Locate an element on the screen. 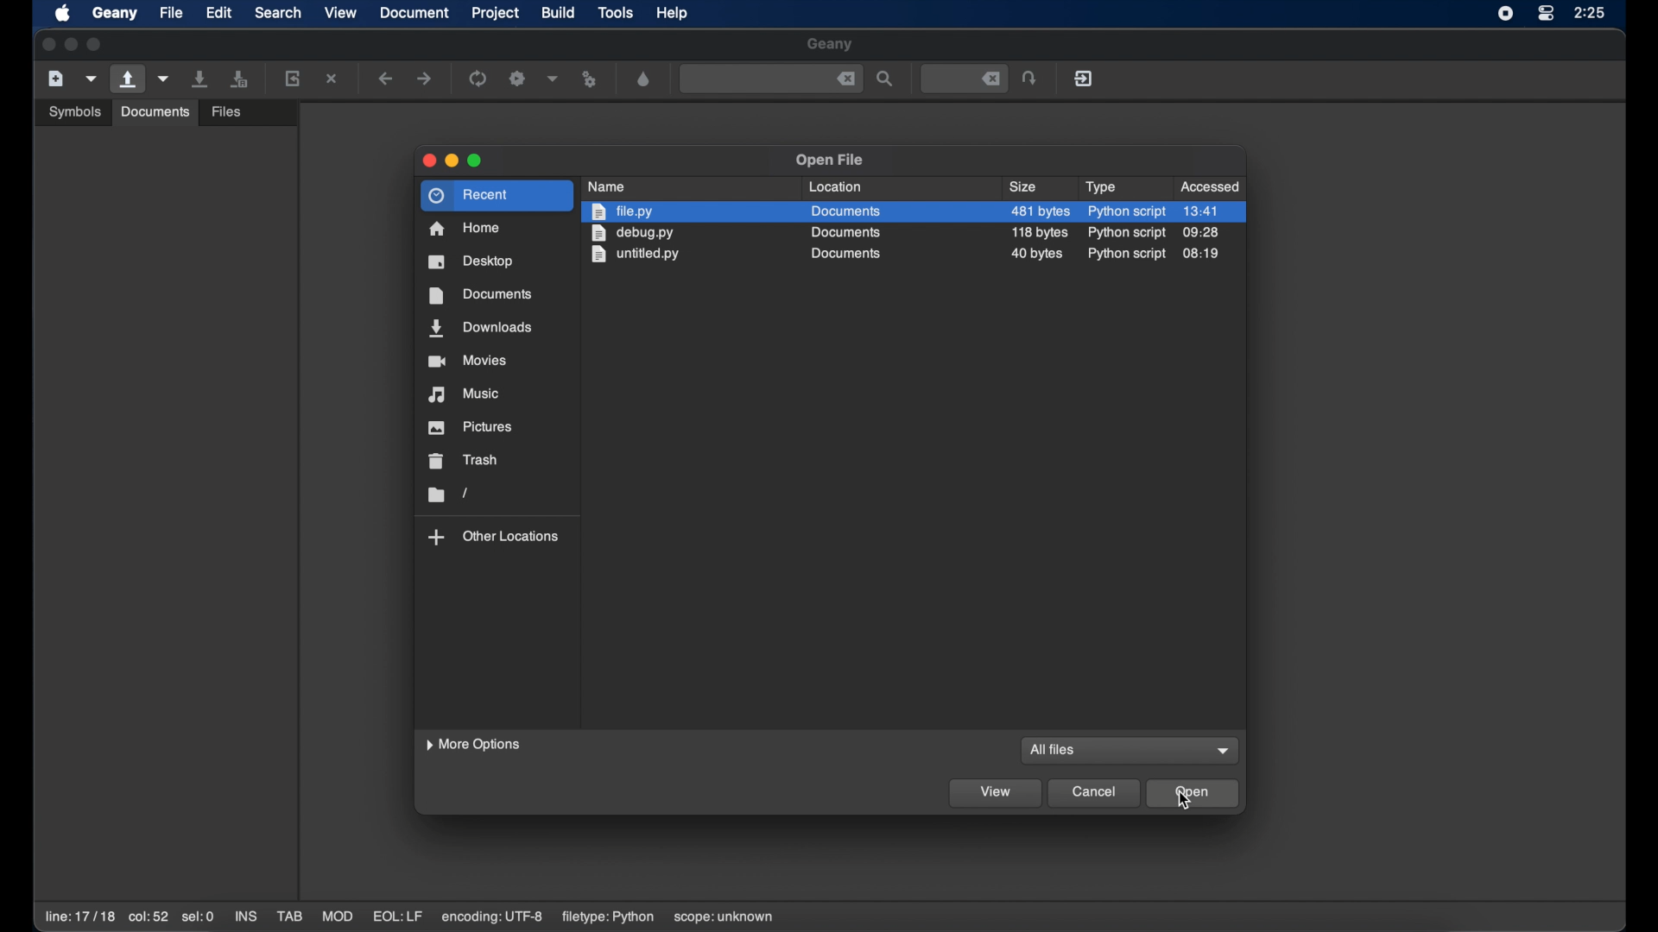 Image resolution: width=1658 pixels, height=932 pixels. pictures is located at coordinates (472, 427).